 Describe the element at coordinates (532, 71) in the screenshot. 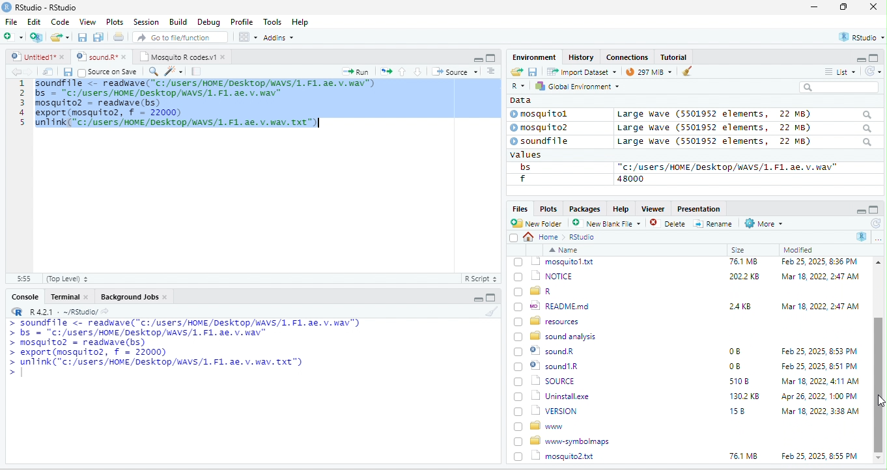

I see `save` at that location.